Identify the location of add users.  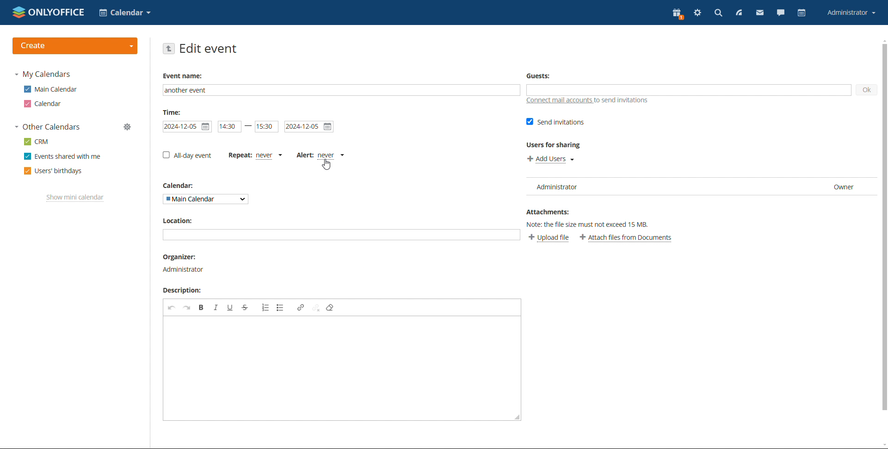
(550, 159).